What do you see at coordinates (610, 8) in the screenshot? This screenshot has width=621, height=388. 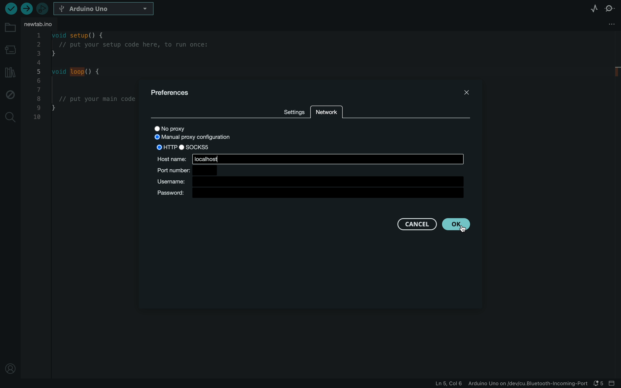 I see `serial monitor` at bounding box center [610, 8].